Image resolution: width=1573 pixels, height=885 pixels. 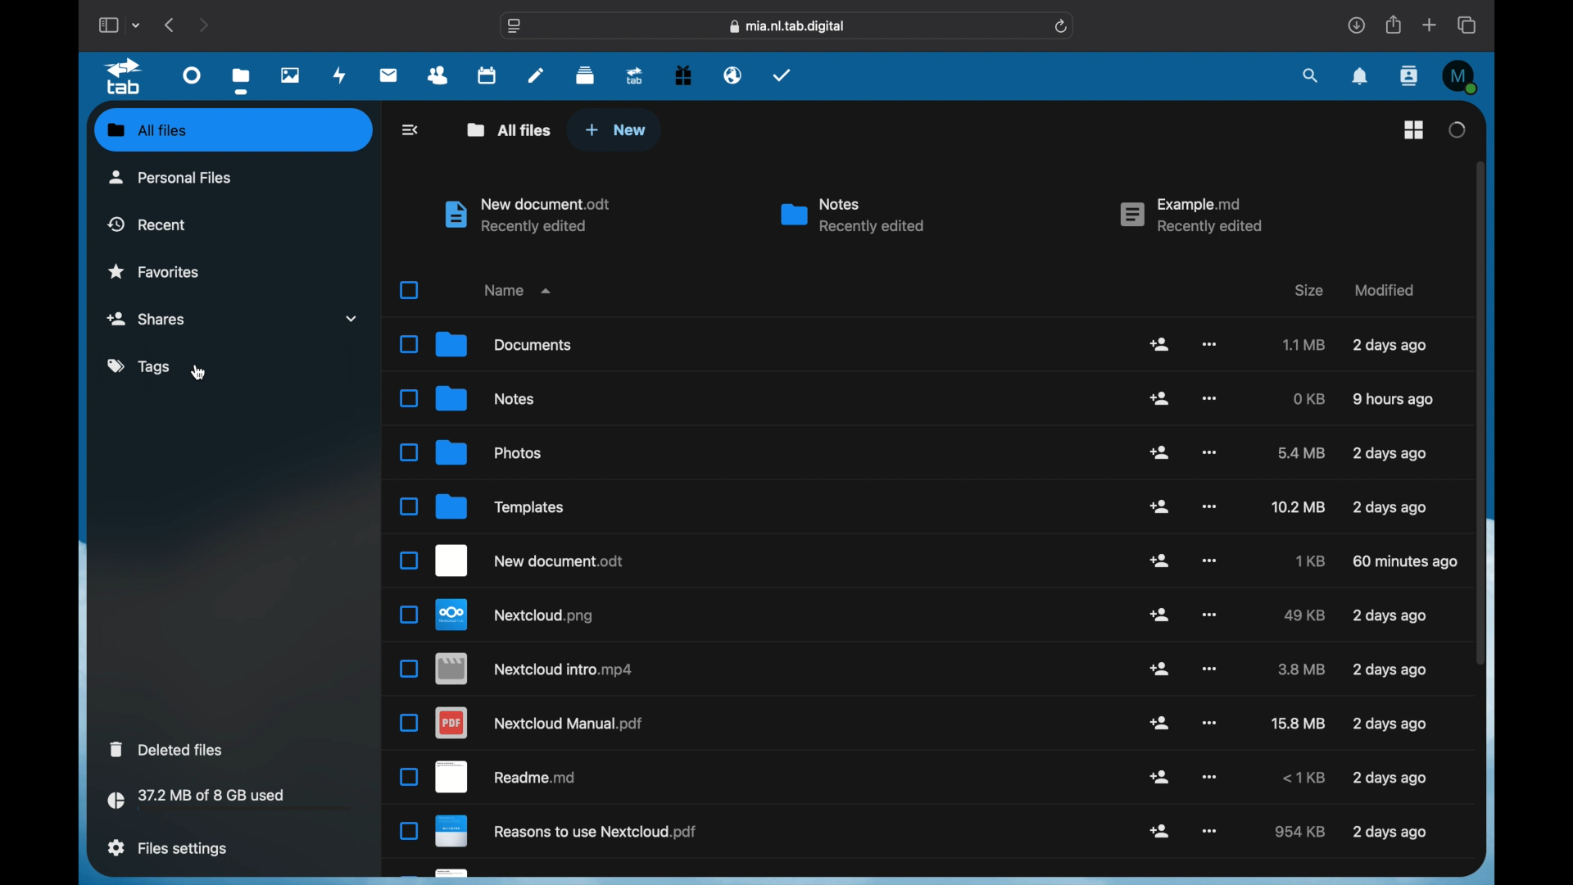 What do you see at coordinates (1208, 560) in the screenshot?
I see `more options` at bounding box center [1208, 560].